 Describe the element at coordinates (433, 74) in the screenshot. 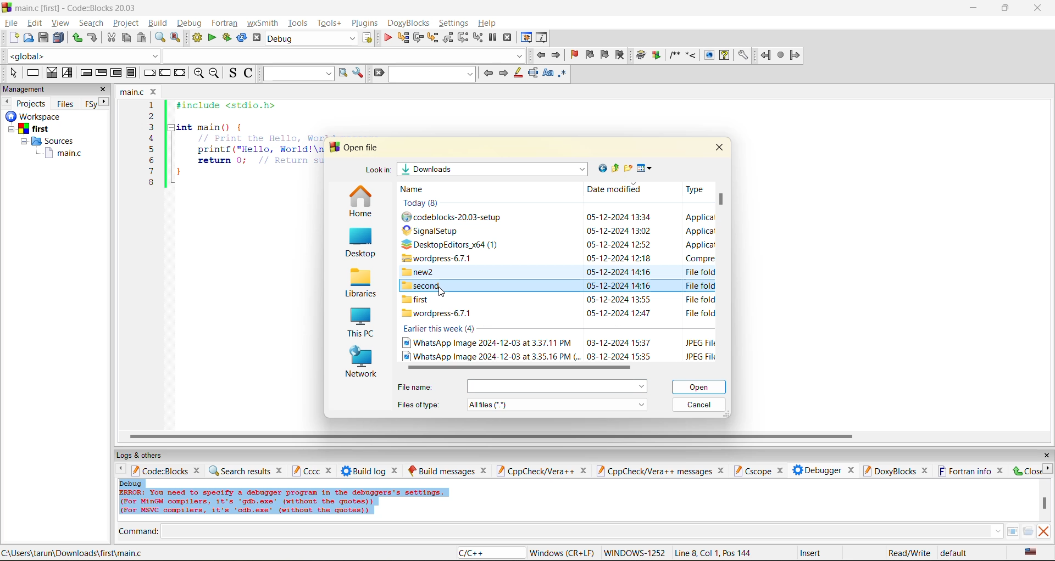

I see `search` at that location.